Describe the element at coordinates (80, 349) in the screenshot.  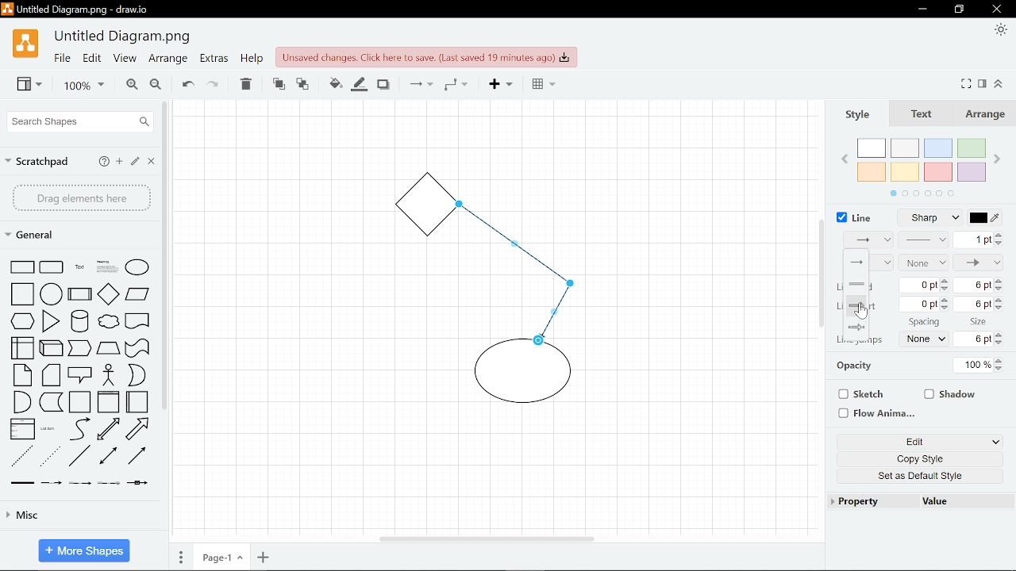
I see `shape` at that location.